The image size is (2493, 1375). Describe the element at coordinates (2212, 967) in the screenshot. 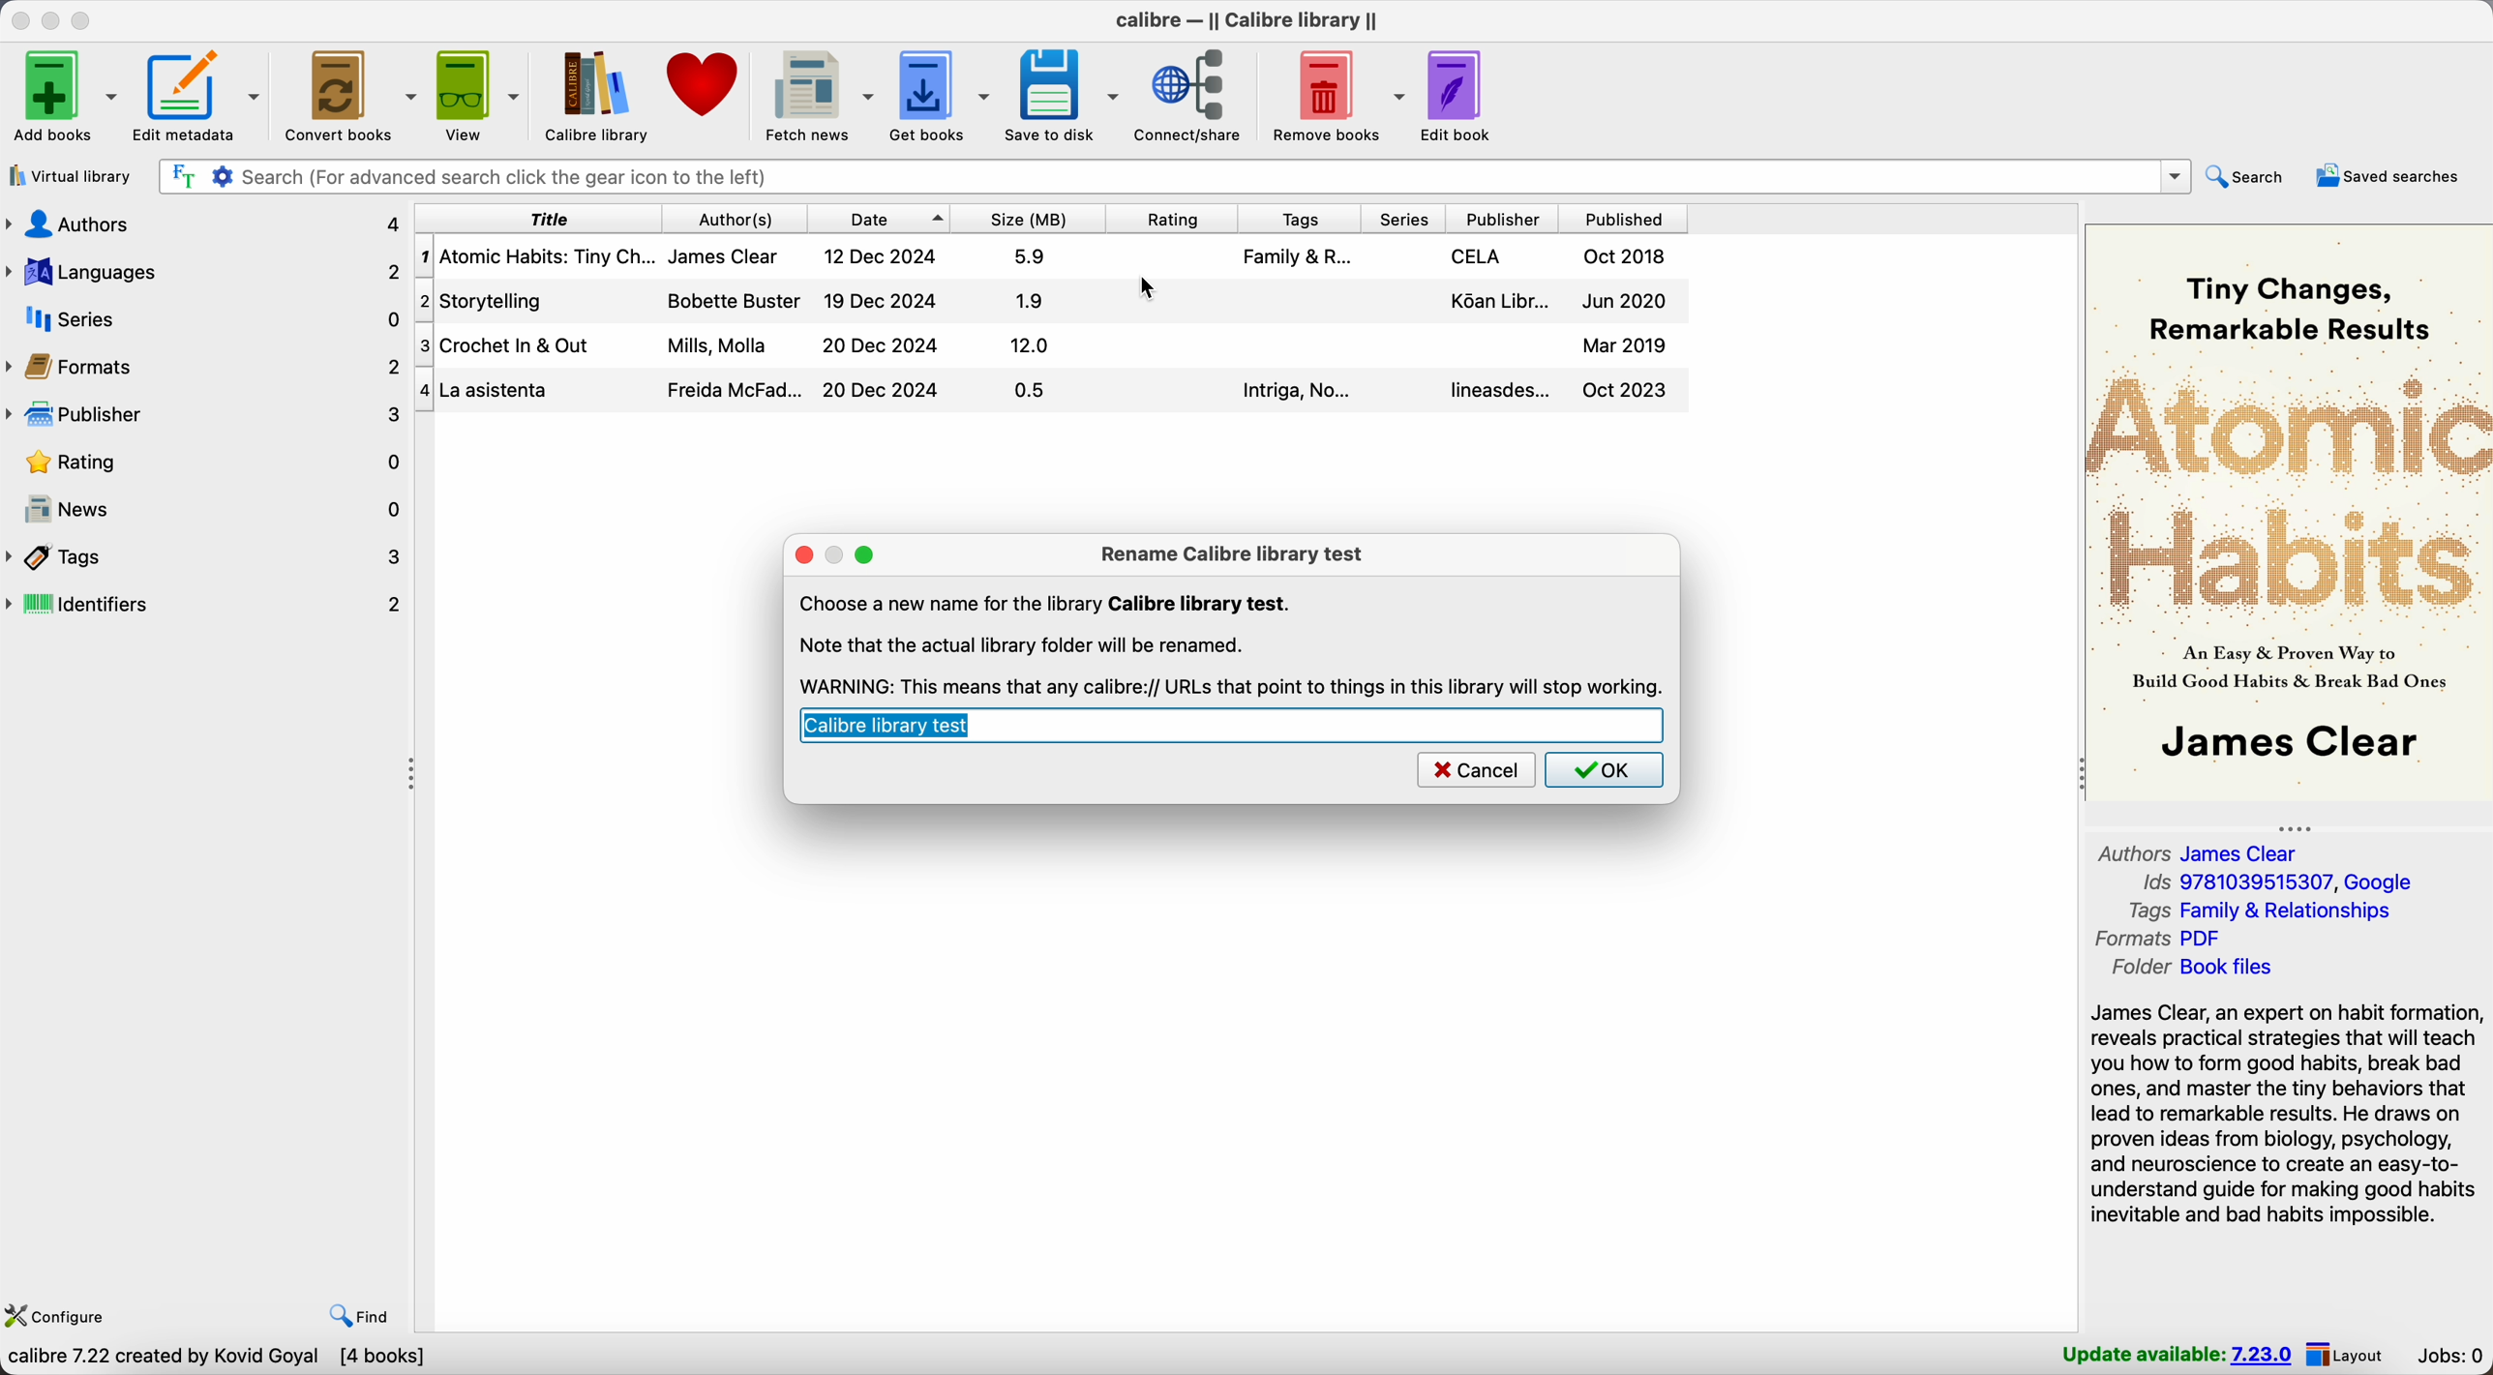

I see `folder Book files` at that location.